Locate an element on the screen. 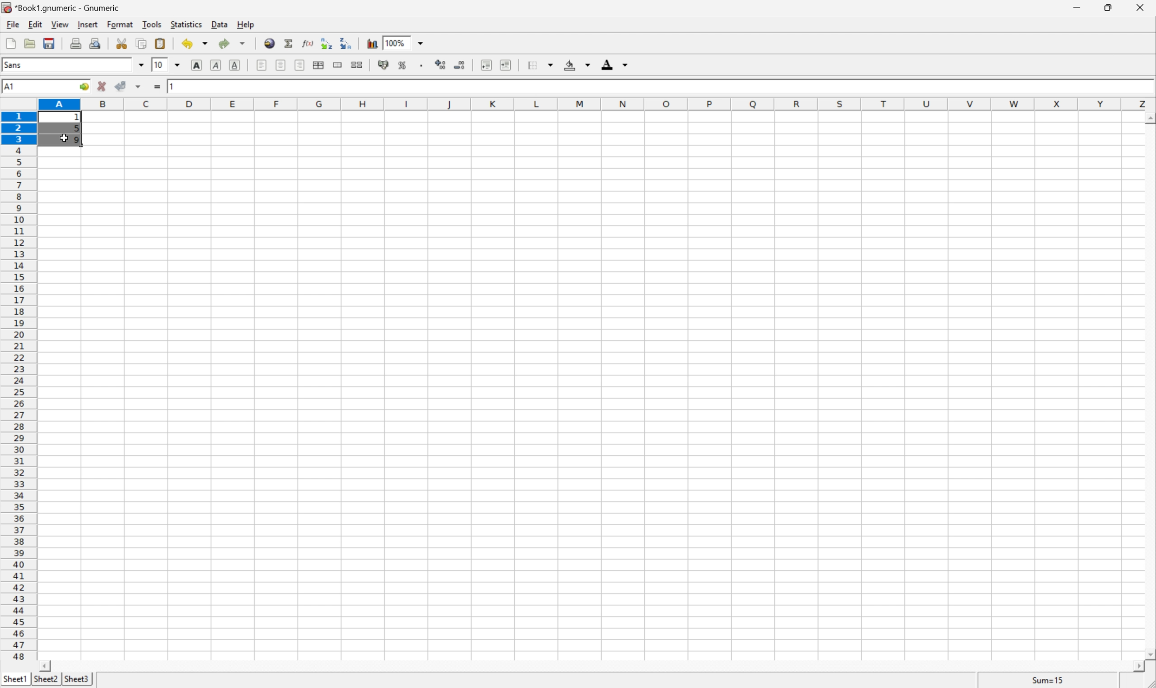  insert is located at coordinates (87, 23).